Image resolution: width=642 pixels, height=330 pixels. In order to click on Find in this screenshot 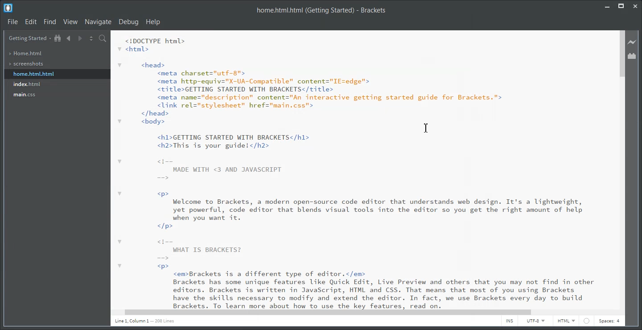, I will do `click(50, 21)`.